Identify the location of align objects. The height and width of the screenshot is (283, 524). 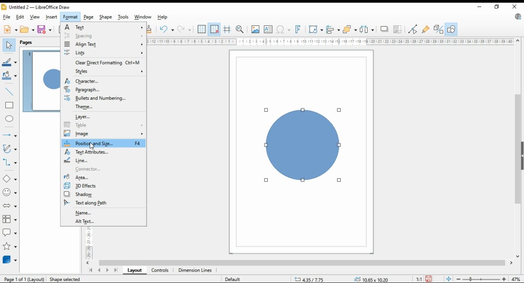
(333, 30).